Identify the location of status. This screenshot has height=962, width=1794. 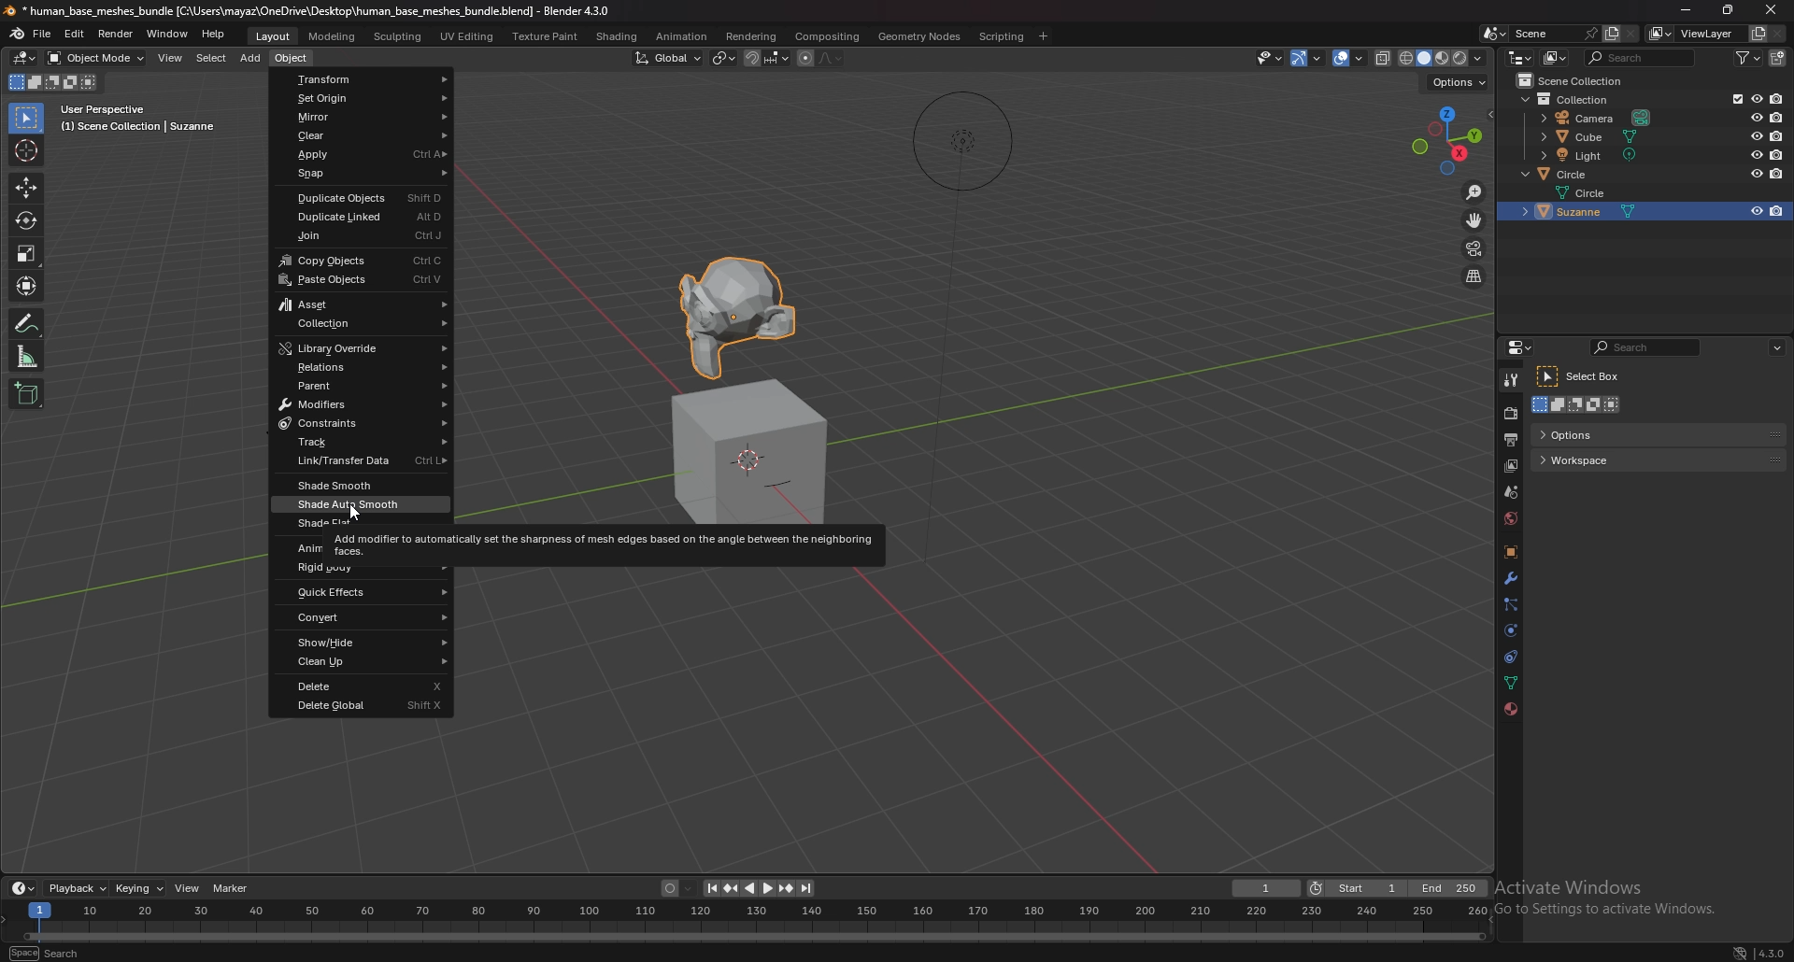
(62, 952).